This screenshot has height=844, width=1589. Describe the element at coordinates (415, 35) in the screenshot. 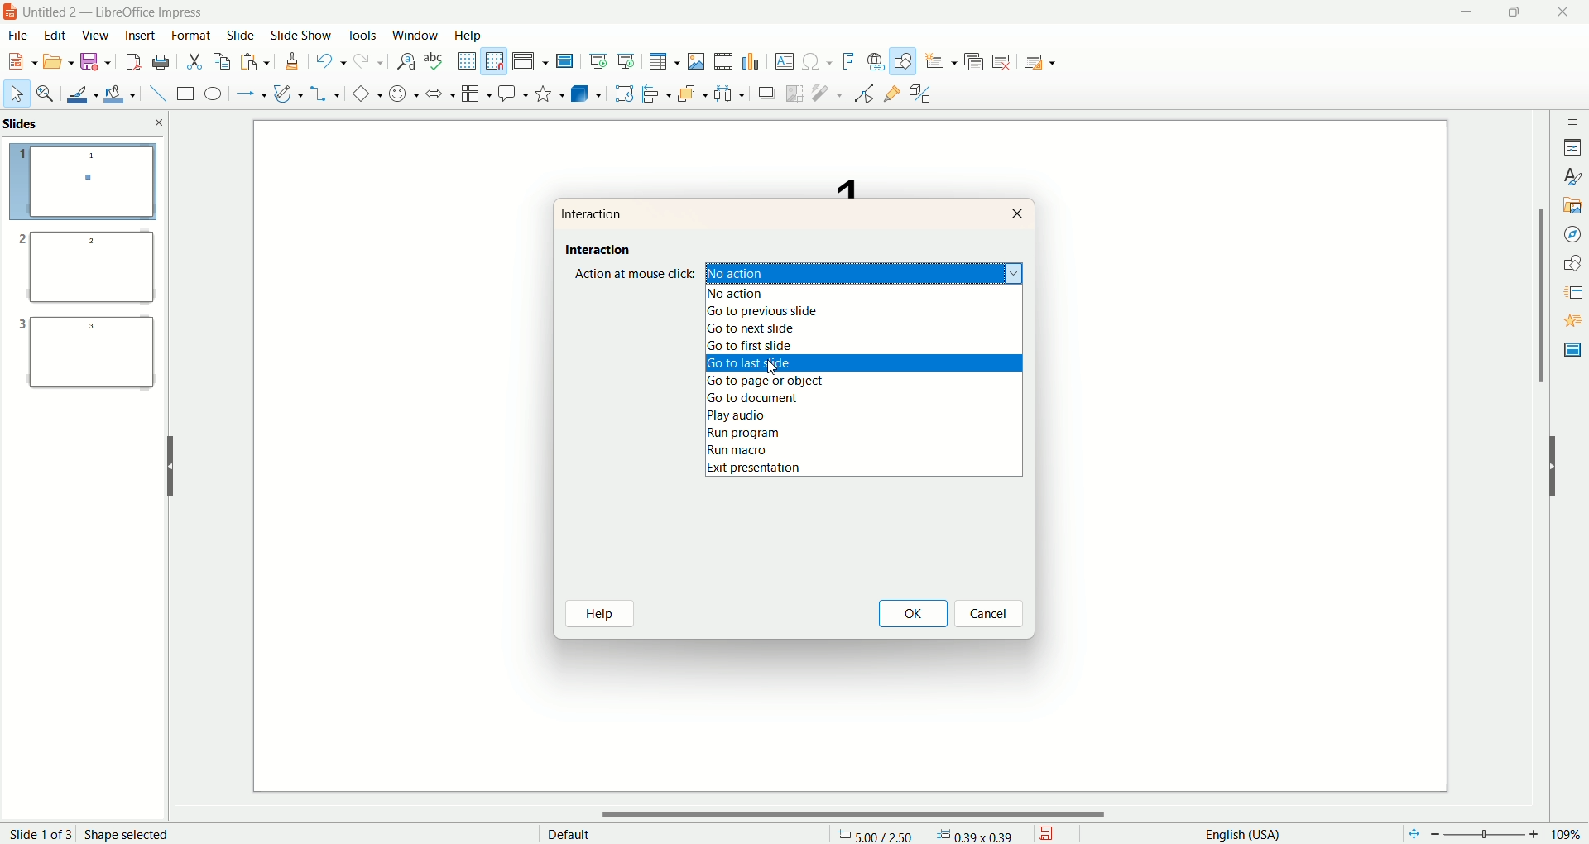

I see `window` at that location.